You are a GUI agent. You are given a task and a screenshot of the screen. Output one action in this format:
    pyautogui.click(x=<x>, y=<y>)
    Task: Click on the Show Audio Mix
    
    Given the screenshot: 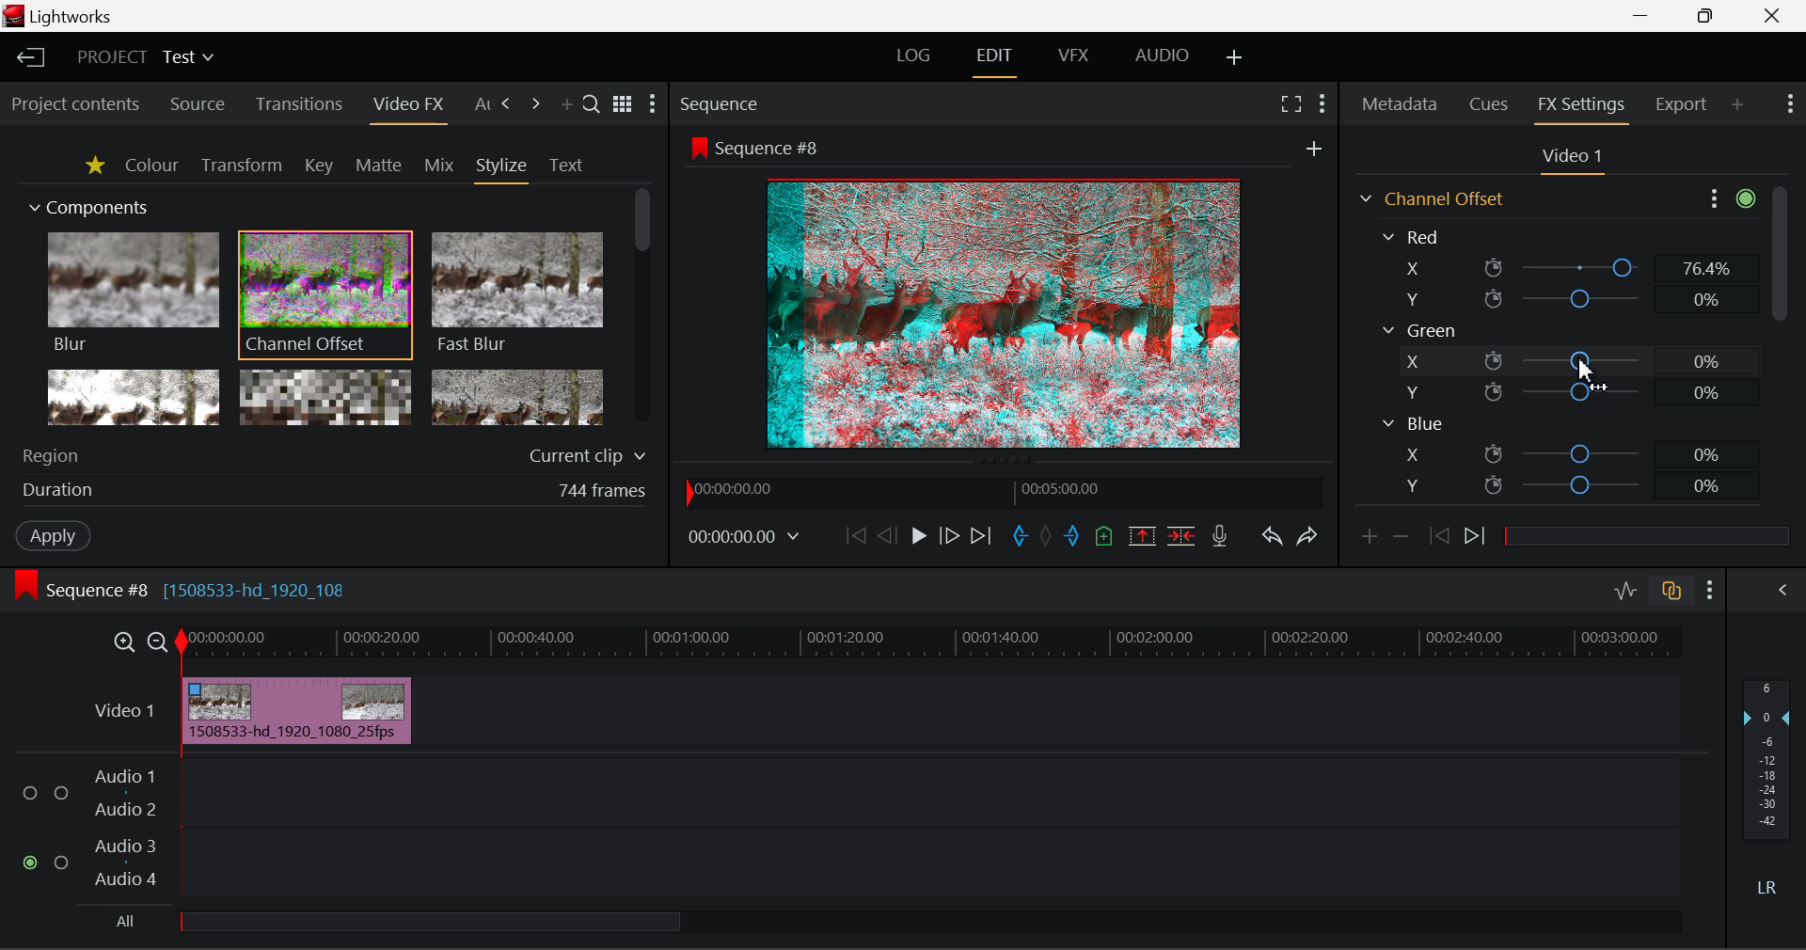 What is the action you would take?
    pyautogui.click(x=1772, y=591)
    